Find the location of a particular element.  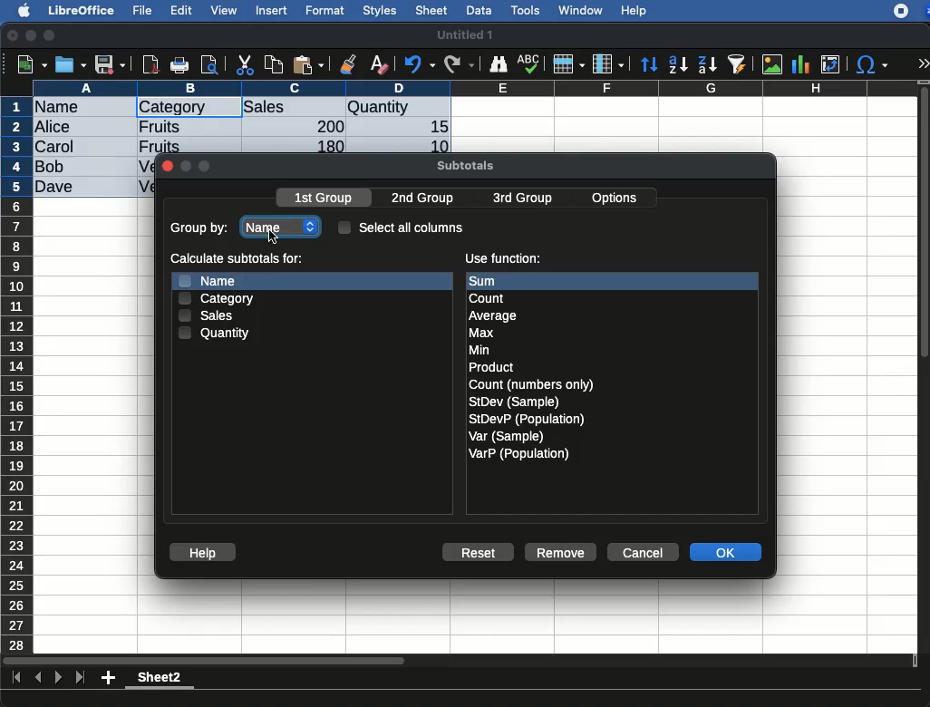

first sheet is located at coordinates (18, 678).